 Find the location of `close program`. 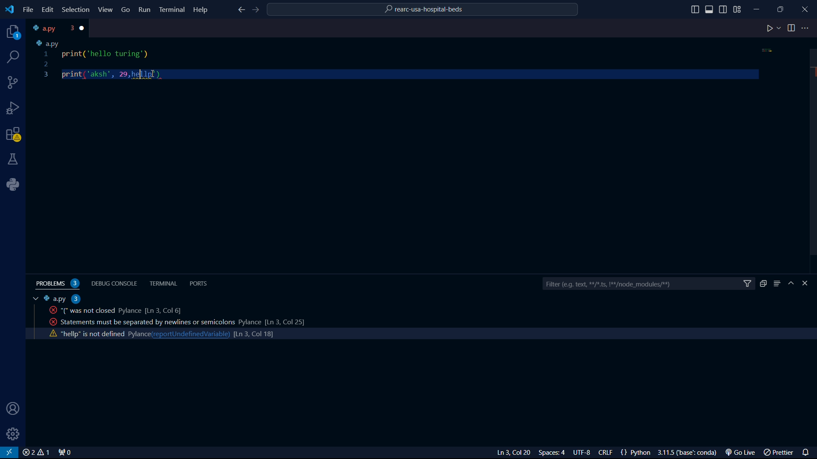

close program is located at coordinates (805, 8).